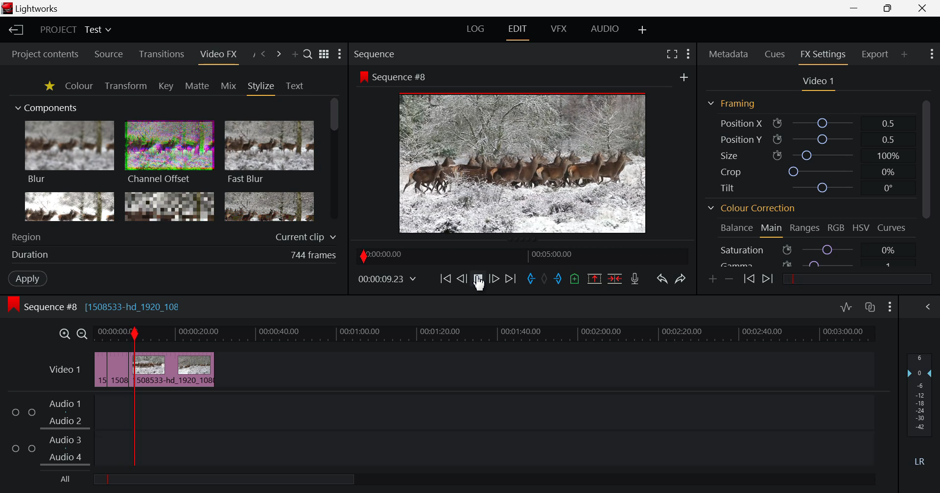  What do you see at coordinates (808, 123) in the screenshot?
I see `Position X` at bounding box center [808, 123].